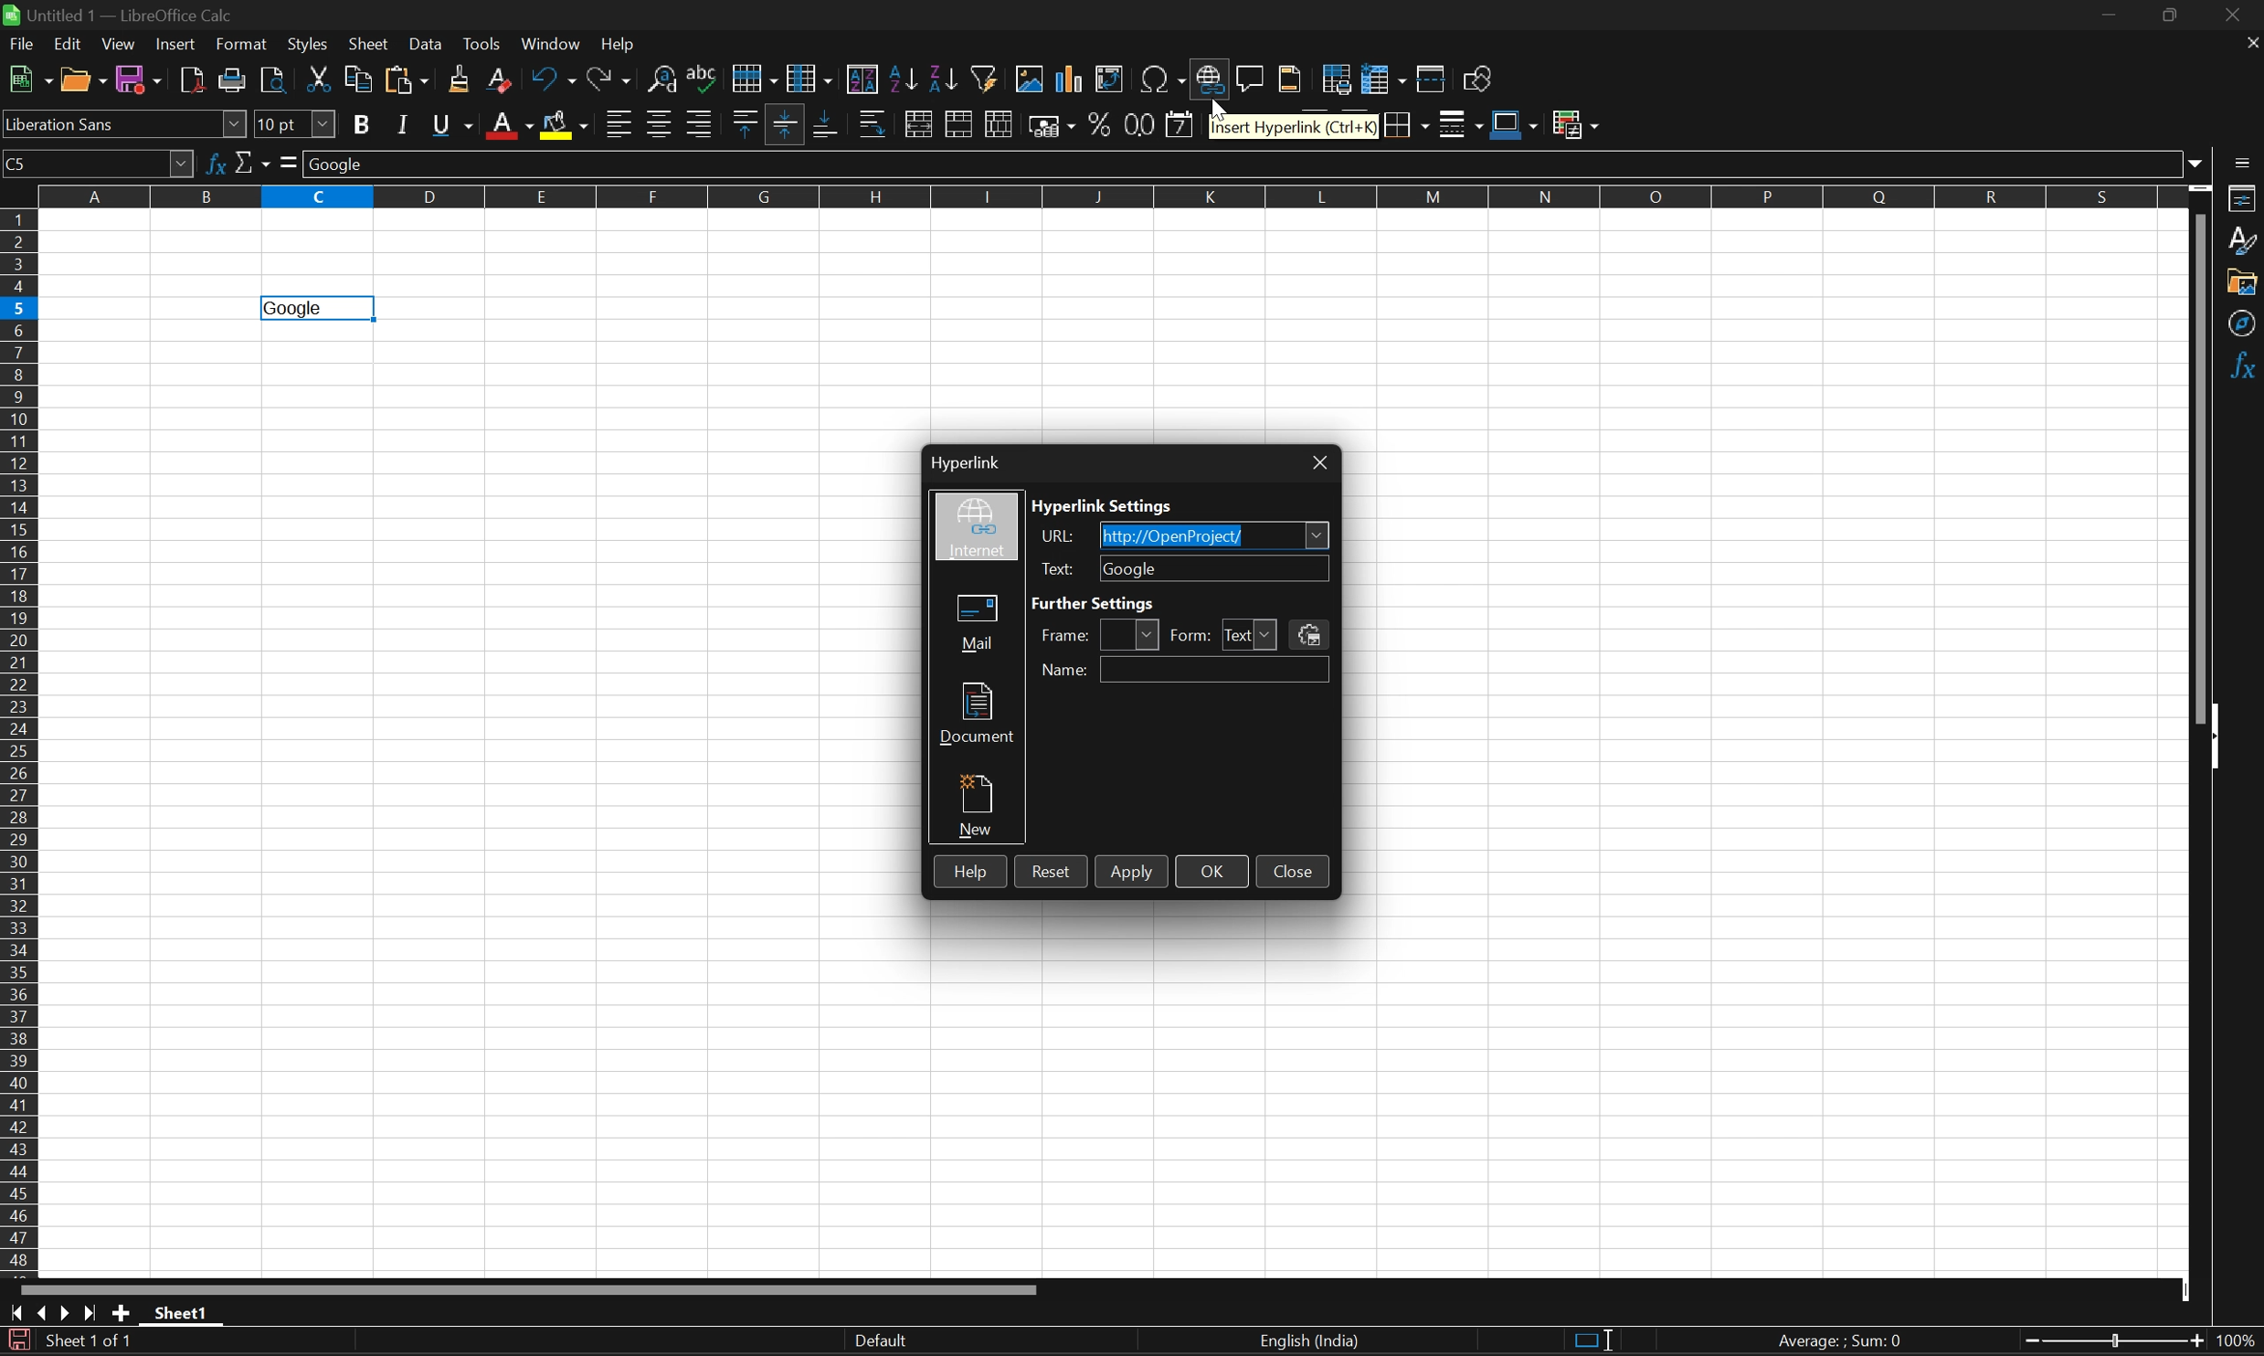 This screenshot has height=1356, width=2264. I want to click on Sort, so click(862, 78).